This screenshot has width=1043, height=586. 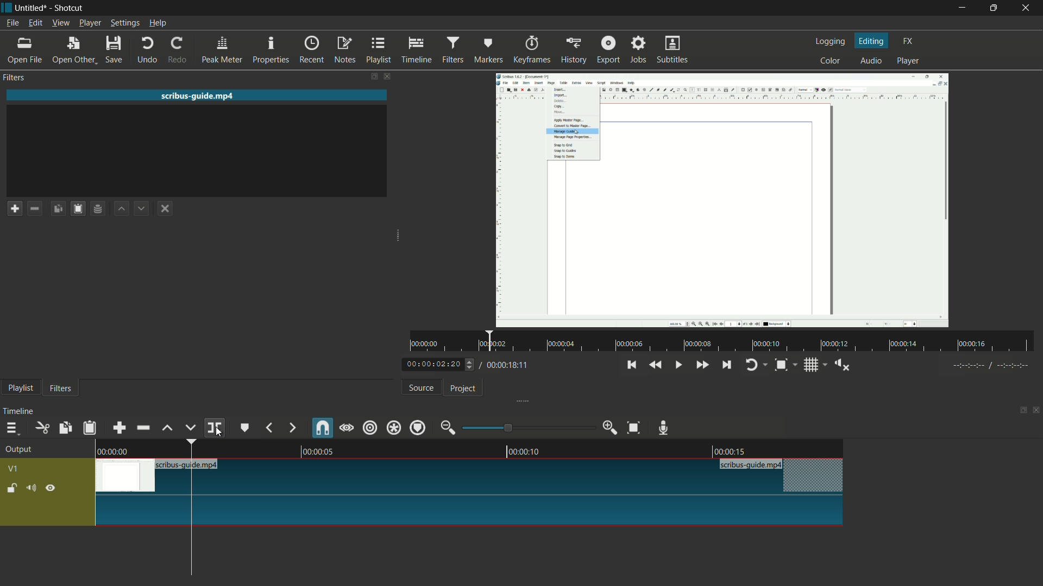 I want to click on export, so click(x=608, y=50).